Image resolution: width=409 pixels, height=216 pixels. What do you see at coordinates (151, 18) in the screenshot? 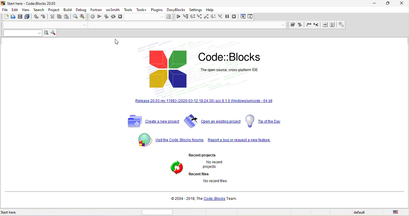
I see `select target dialogue` at bounding box center [151, 18].